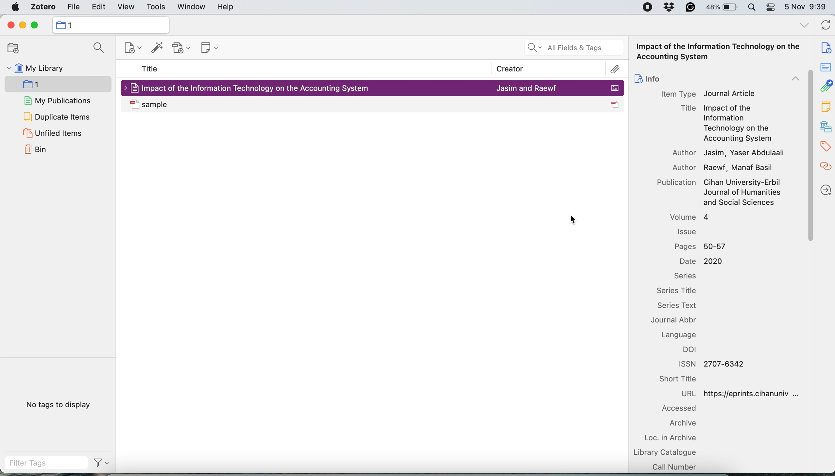 The image size is (835, 476). I want to click on note, so click(826, 107).